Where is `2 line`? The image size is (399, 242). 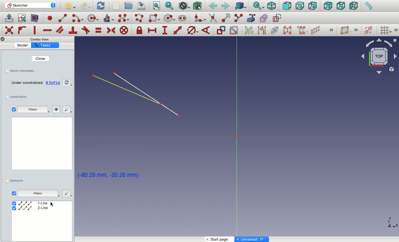
2 line is located at coordinates (31, 209).